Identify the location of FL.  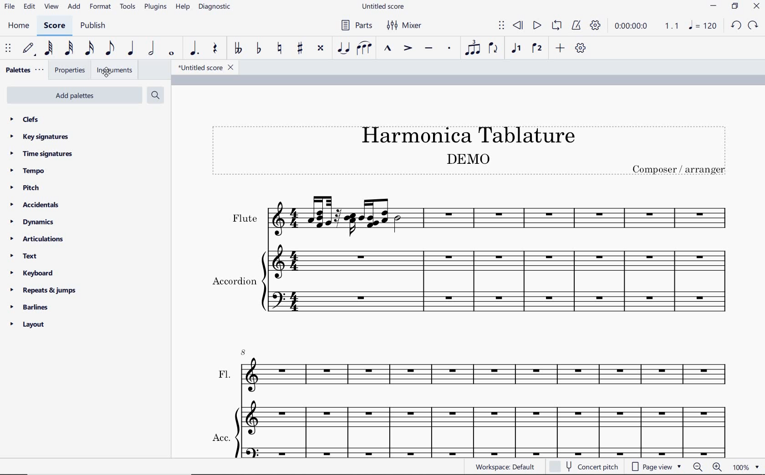
(470, 364).